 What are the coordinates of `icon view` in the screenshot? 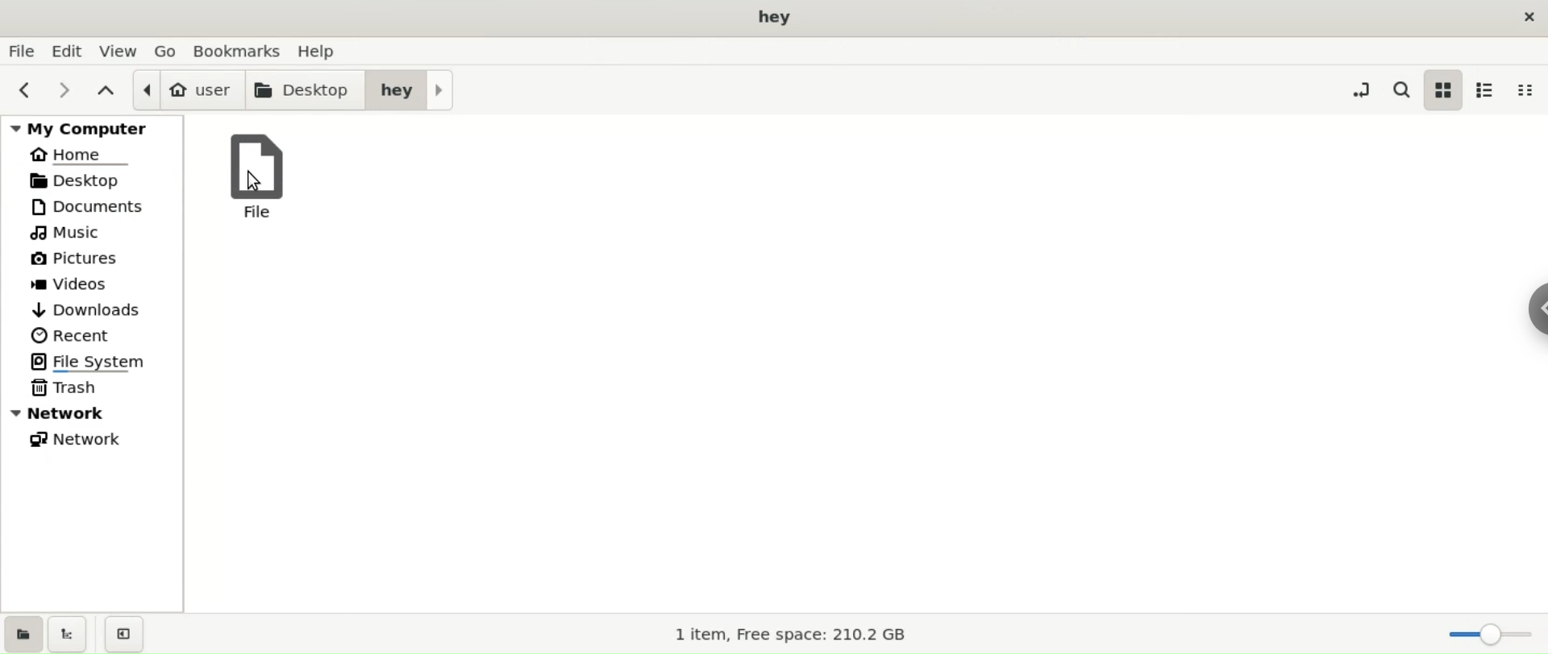 It's located at (1443, 89).